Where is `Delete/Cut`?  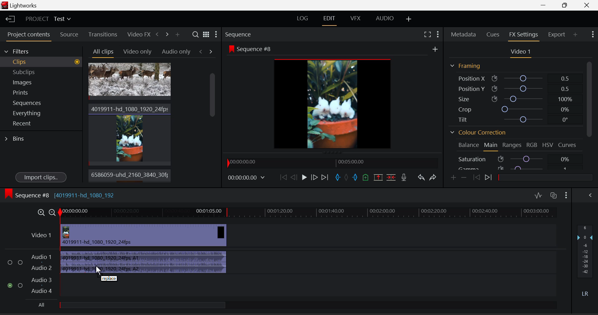 Delete/Cut is located at coordinates (391, 177).